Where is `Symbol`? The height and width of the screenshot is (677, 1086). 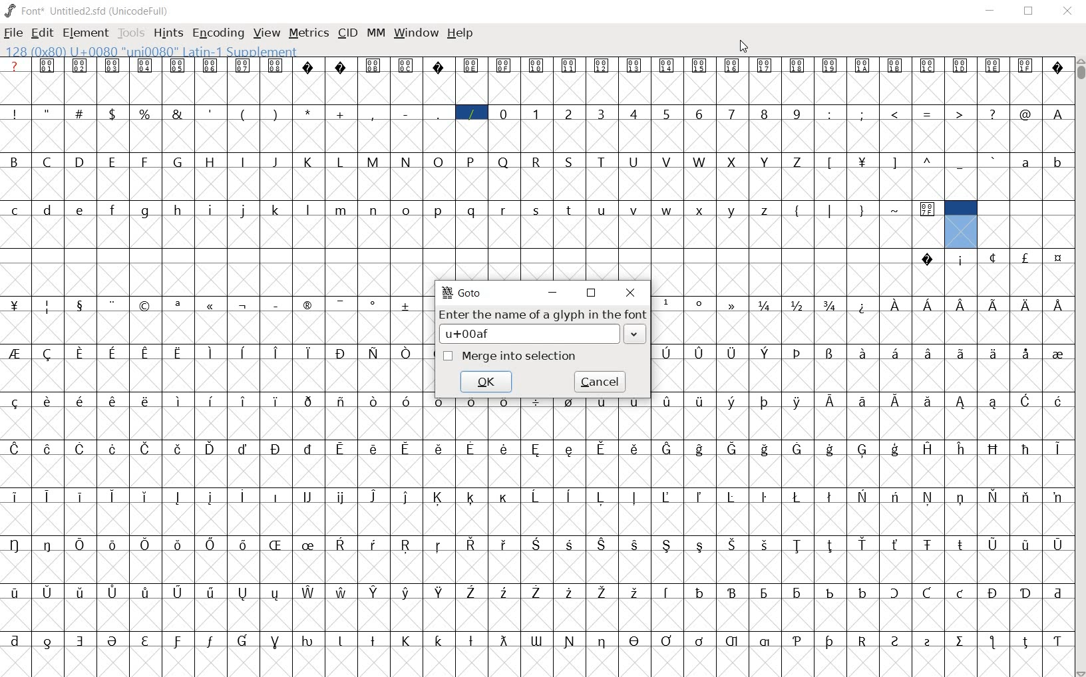 Symbol is located at coordinates (214, 544).